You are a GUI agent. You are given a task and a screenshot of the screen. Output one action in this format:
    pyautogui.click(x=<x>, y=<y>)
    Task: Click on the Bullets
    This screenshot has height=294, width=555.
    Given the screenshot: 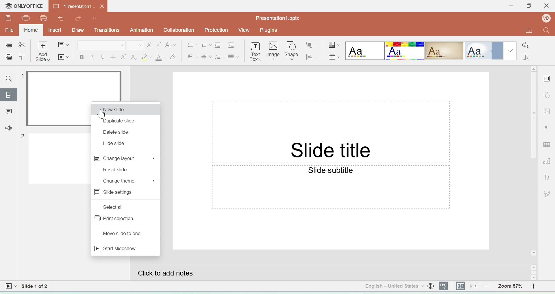 What is the action you would take?
    pyautogui.click(x=193, y=44)
    